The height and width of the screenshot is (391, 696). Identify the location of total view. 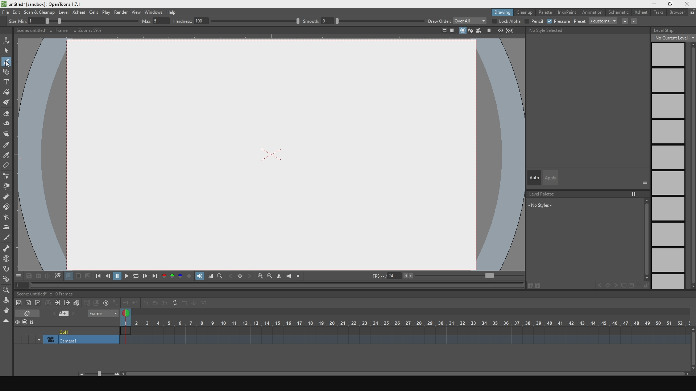
(439, 31).